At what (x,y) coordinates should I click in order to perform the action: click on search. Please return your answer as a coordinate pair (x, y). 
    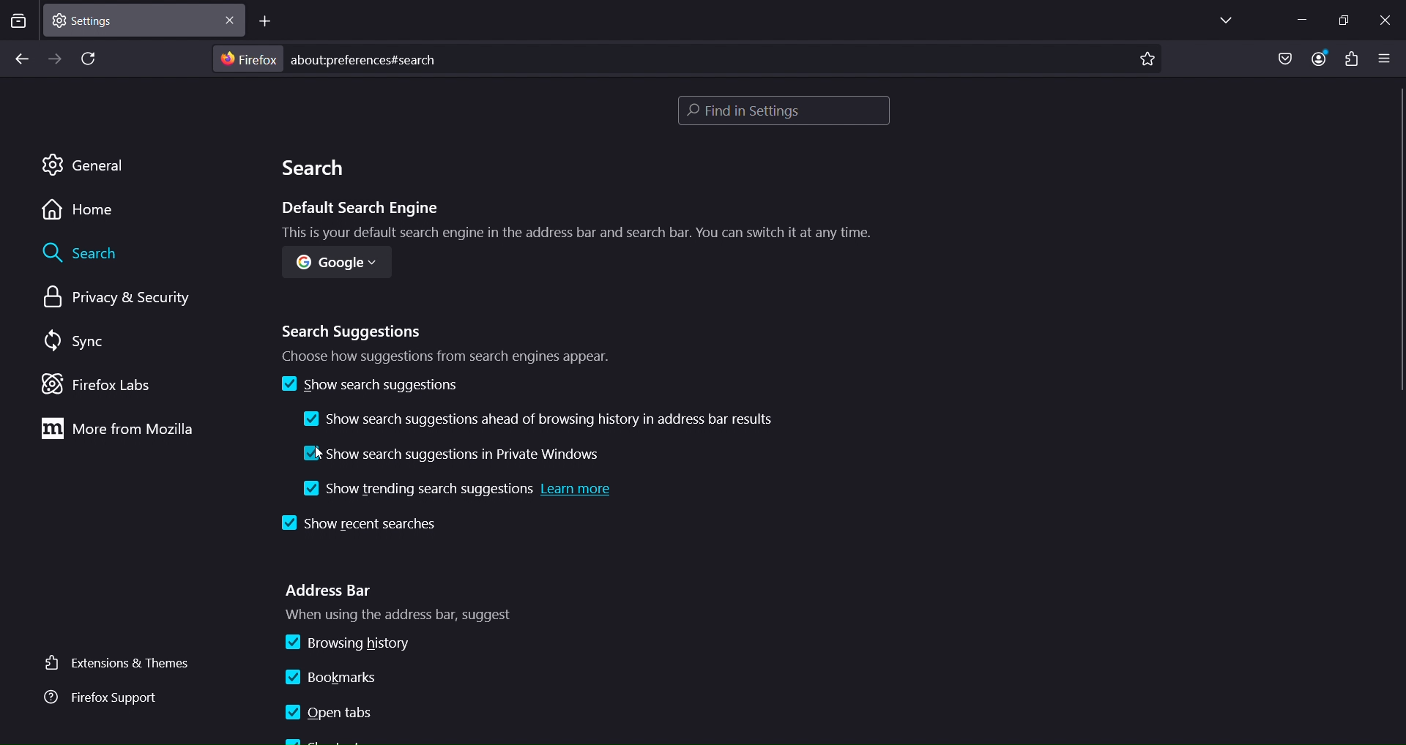
    Looking at the image, I should click on (317, 171).